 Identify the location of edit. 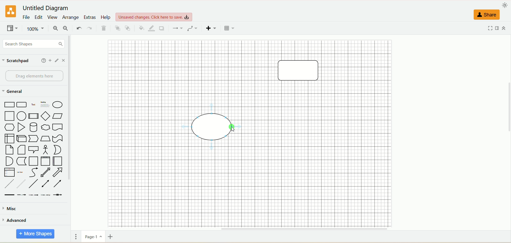
(57, 60).